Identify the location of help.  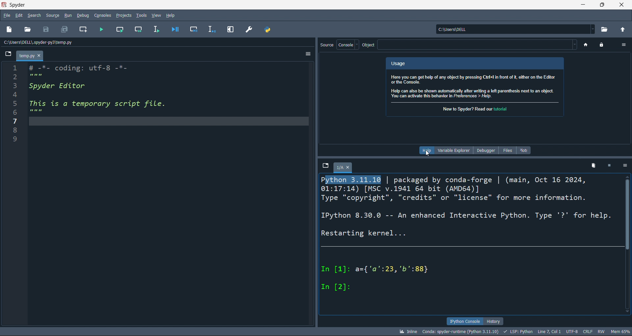
(172, 16).